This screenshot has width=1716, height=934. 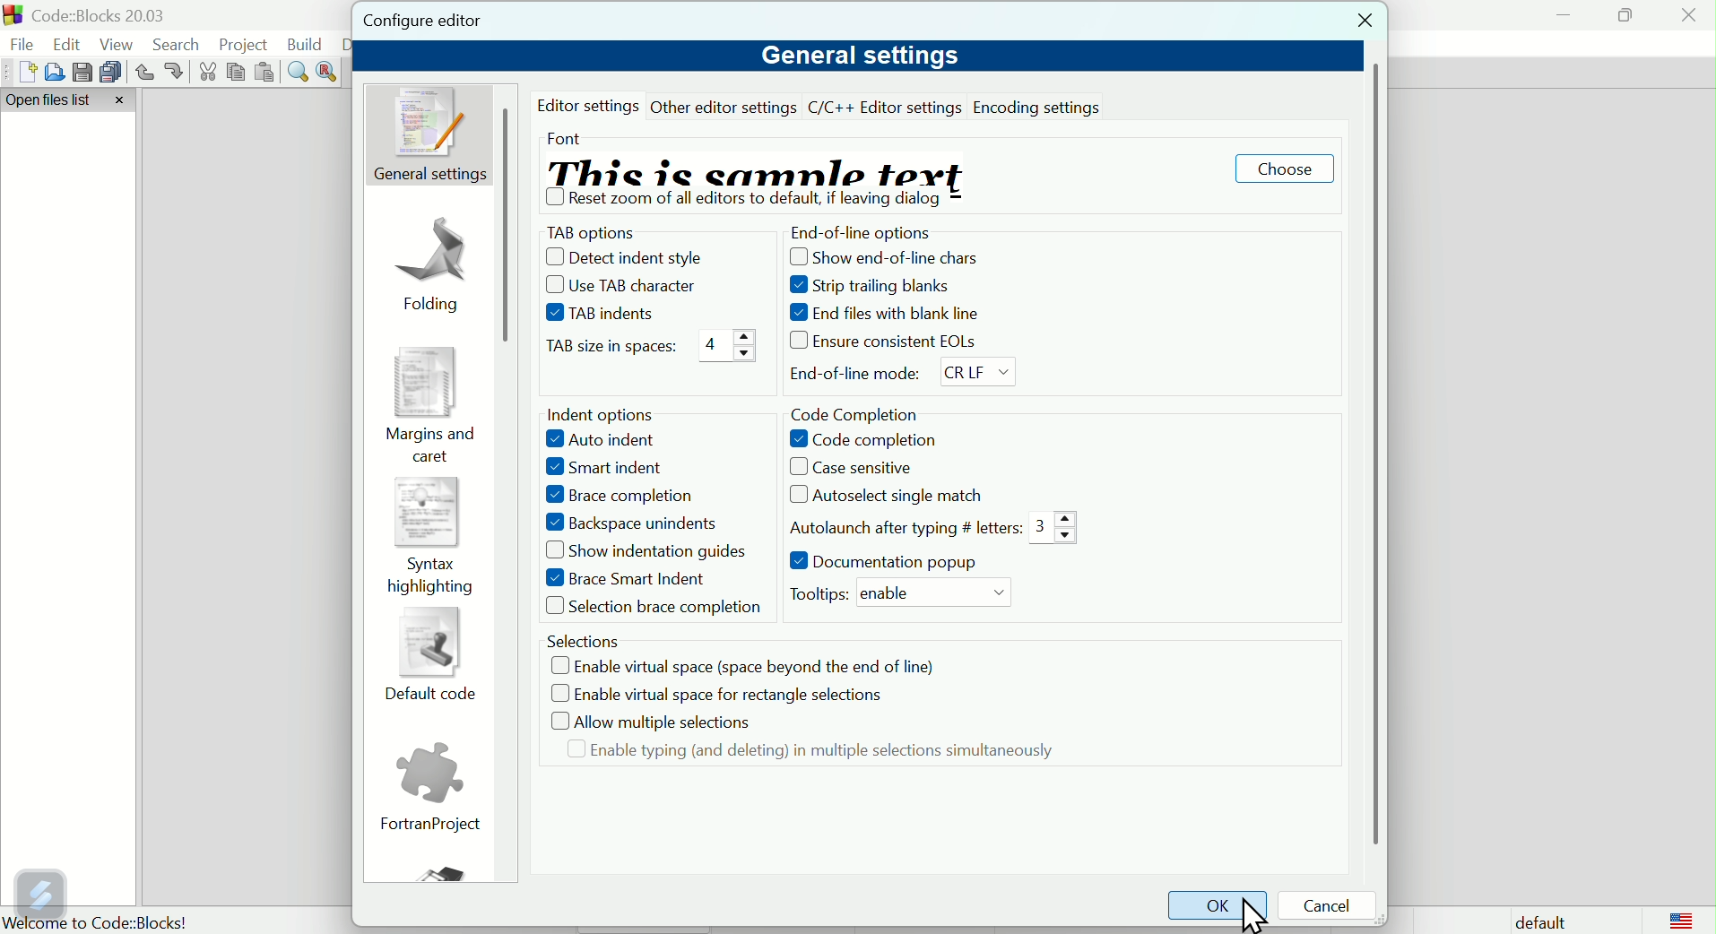 What do you see at coordinates (895, 315) in the screenshot?
I see `End files with black line` at bounding box center [895, 315].